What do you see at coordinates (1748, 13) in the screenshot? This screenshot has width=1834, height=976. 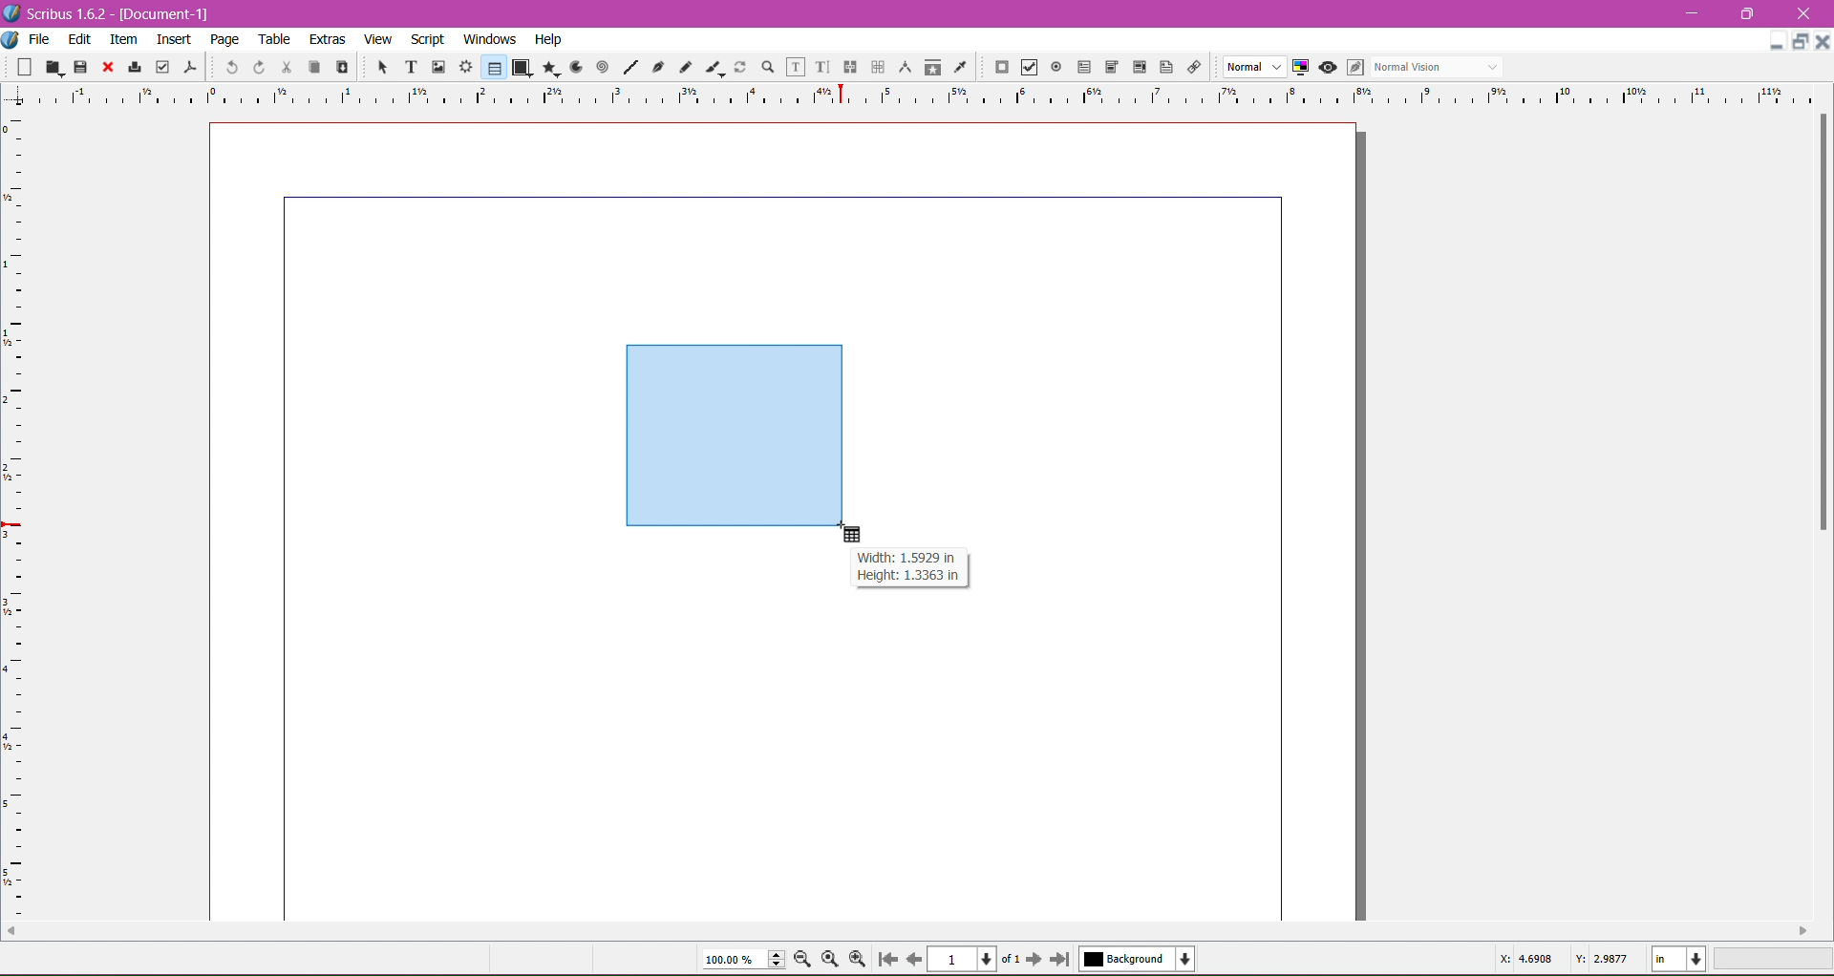 I see `Maximize` at bounding box center [1748, 13].